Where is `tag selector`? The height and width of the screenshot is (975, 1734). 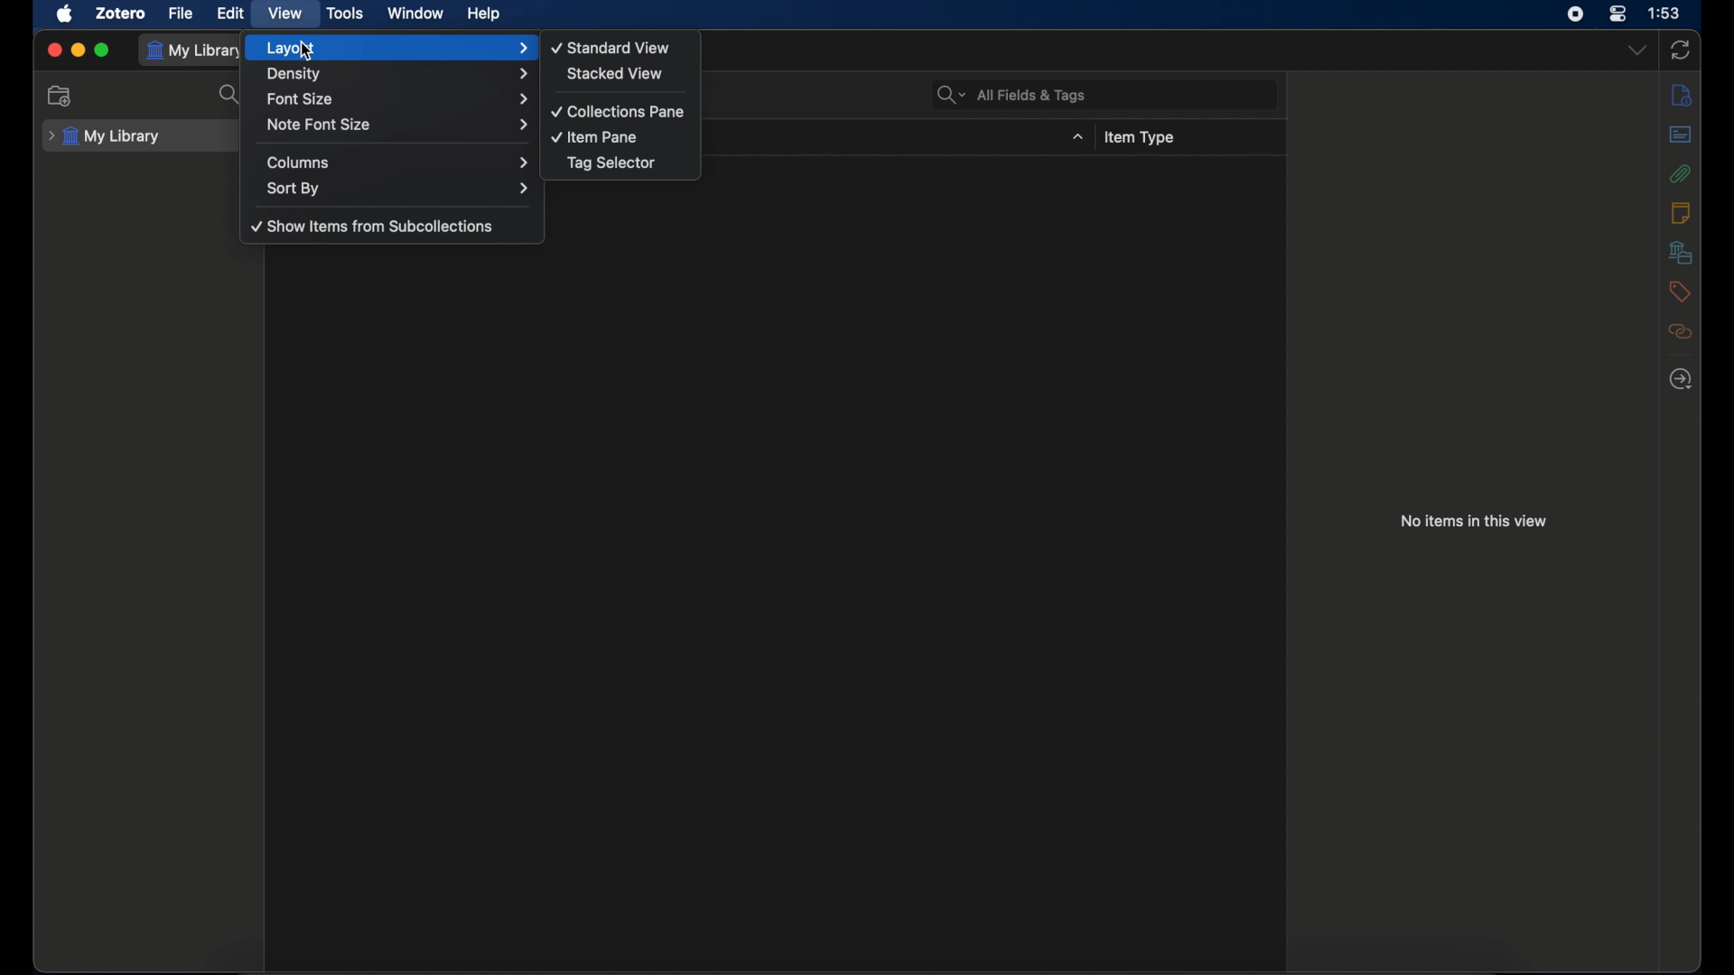 tag selector is located at coordinates (611, 163).